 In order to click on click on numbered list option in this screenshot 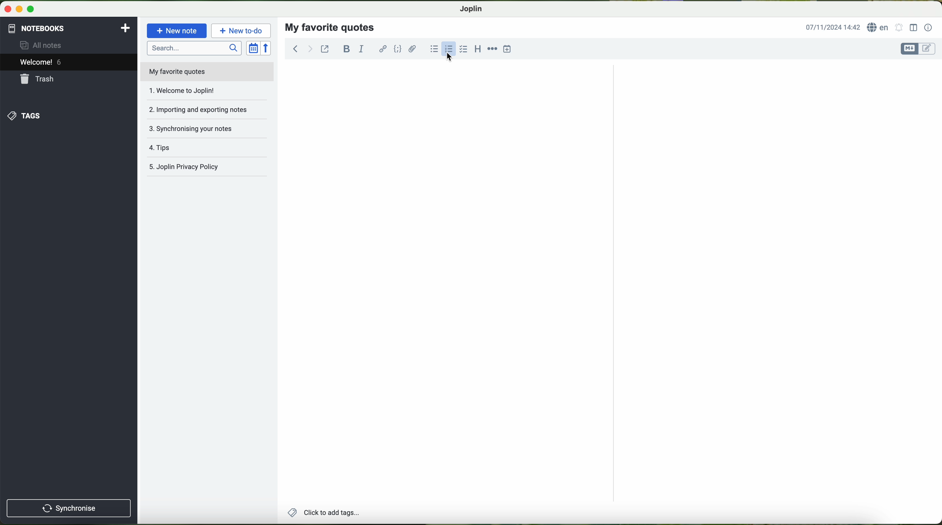, I will do `click(447, 51)`.